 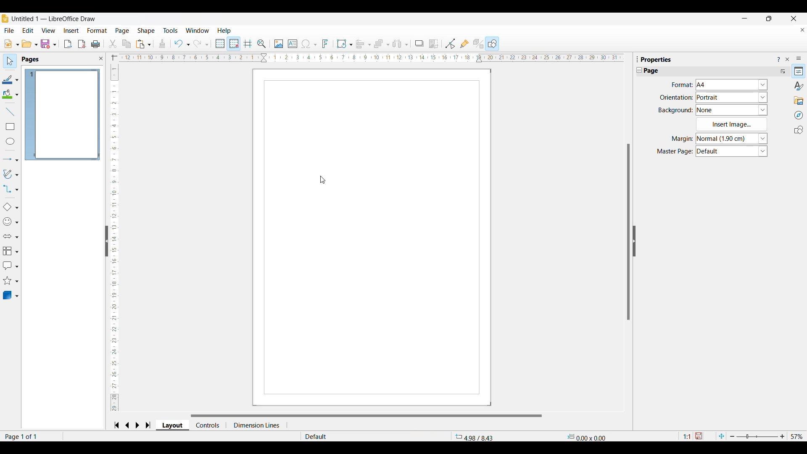 I want to click on Background, so click(x=676, y=110).